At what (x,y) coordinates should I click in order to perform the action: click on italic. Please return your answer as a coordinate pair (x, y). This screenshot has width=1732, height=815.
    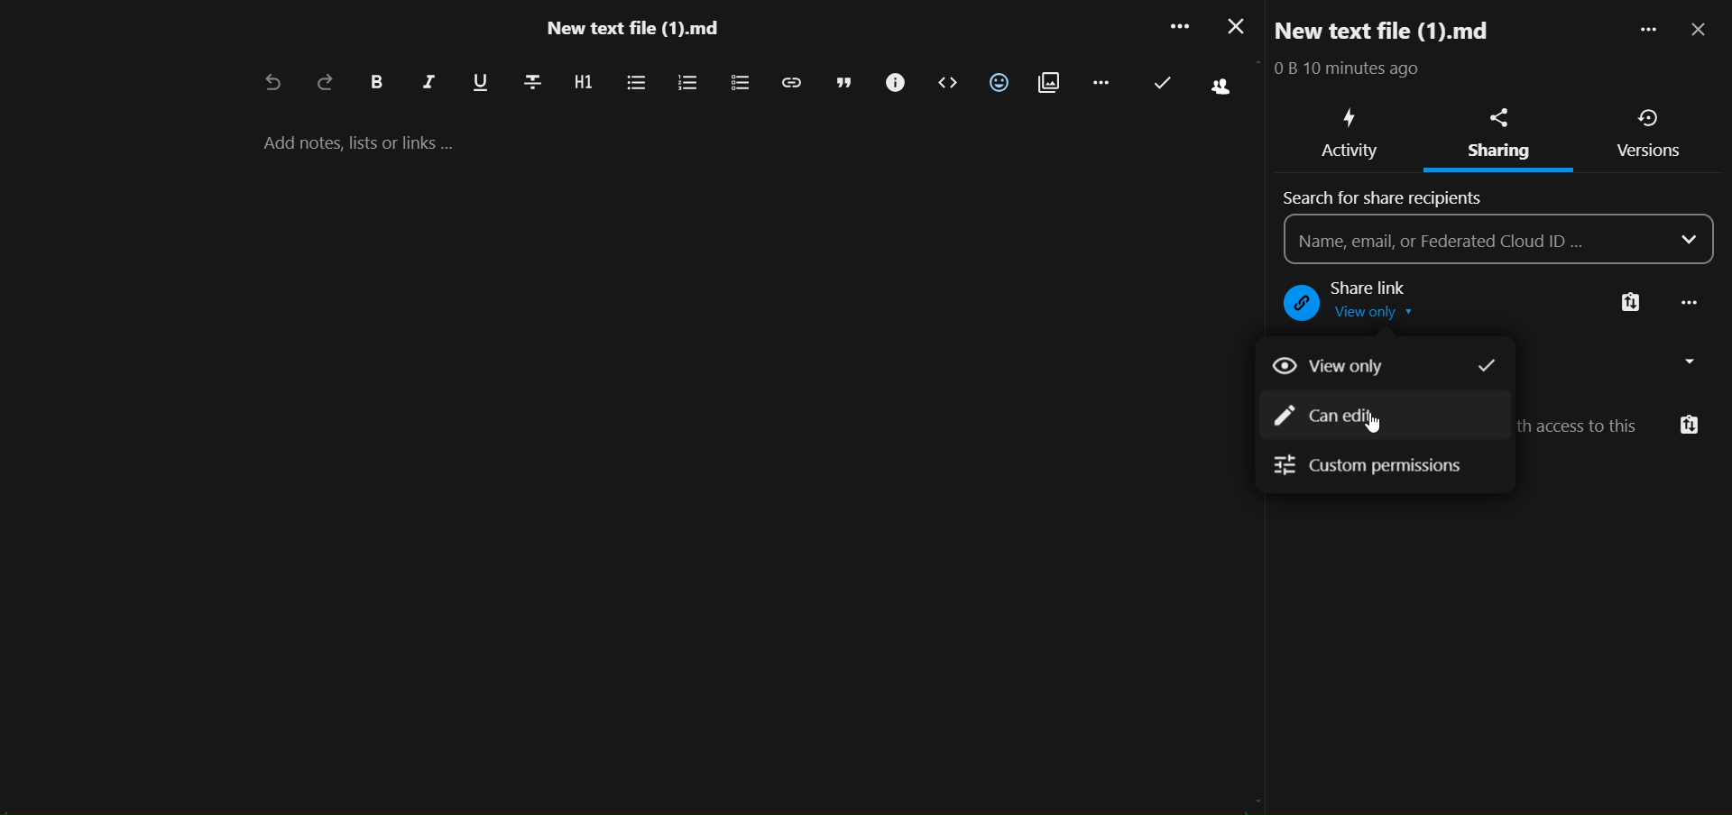
    Looking at the image, I should click on (428, 86).